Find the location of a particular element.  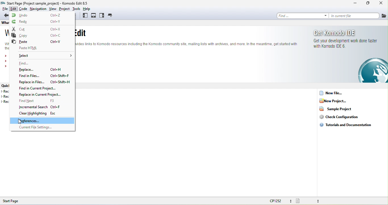

replace in files is located at coordinates (46, 82).